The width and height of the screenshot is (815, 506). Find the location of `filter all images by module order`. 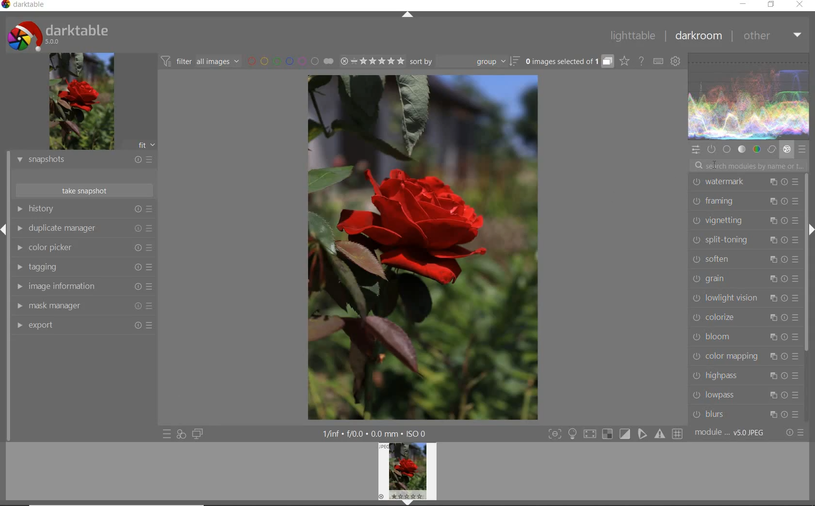

filter all images by module order is located at coordinates (199, 61).